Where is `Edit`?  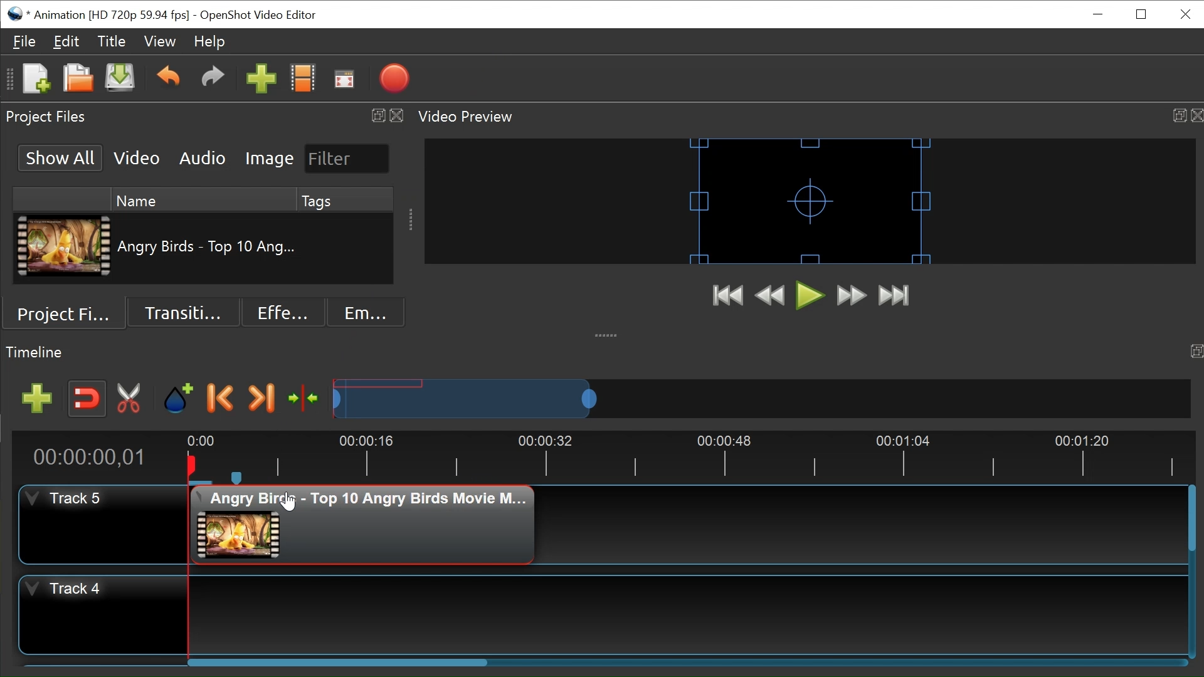
Edit is located at coordinates (66, 43).